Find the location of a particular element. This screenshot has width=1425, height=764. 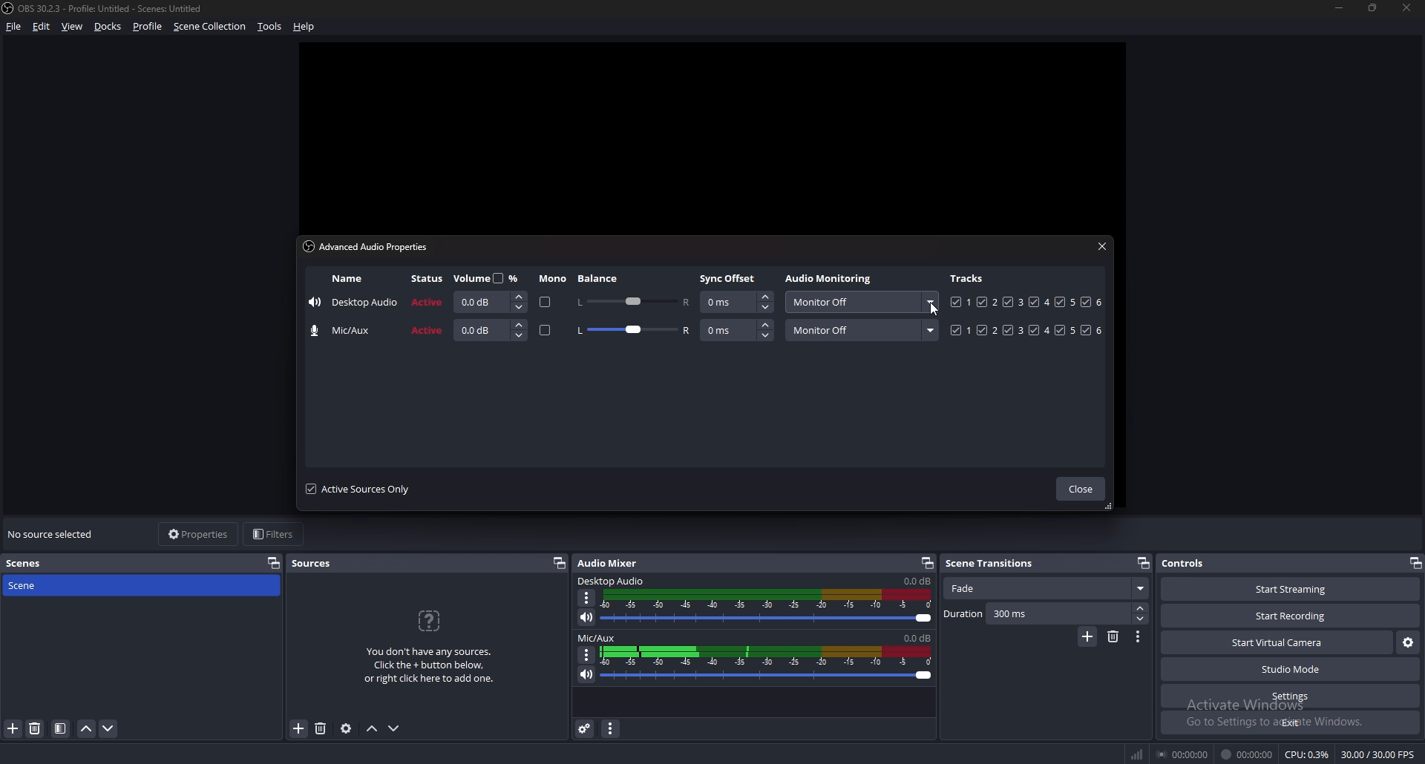

mic/aux sound bar is located at coordinates (767, 662).